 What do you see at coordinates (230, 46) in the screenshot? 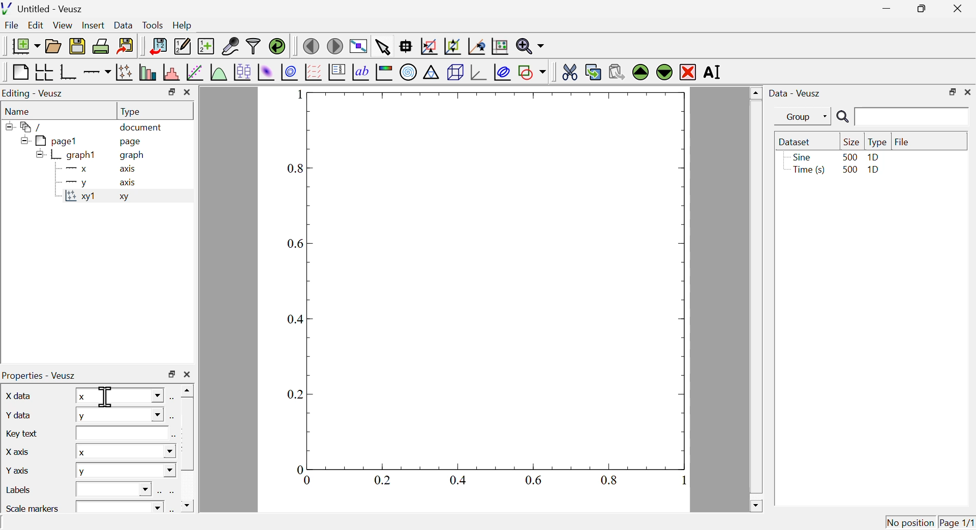
I see `capture remote data` at bounding box center [230, 46].